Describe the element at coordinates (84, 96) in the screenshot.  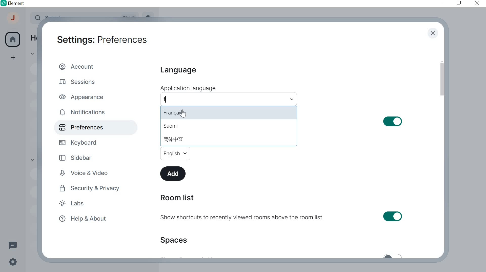
I see `APPEARANCE` at that location.